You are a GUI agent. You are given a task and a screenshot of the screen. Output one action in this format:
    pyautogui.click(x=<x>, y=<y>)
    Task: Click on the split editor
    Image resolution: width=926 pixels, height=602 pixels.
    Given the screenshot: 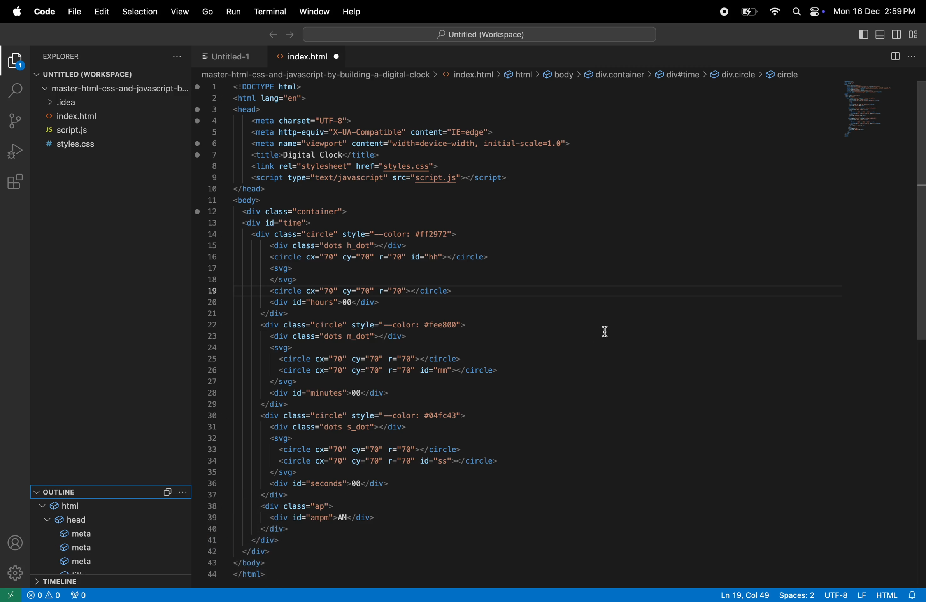 What is the action you would take?
    pyautogui.click(x=894, y=57)
    